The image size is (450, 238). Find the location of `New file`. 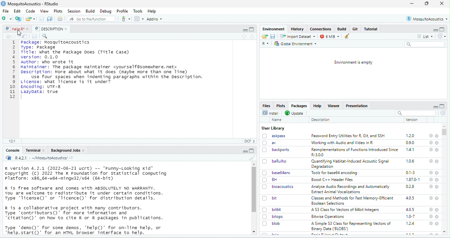

New file is located at coordinates (8, 18).